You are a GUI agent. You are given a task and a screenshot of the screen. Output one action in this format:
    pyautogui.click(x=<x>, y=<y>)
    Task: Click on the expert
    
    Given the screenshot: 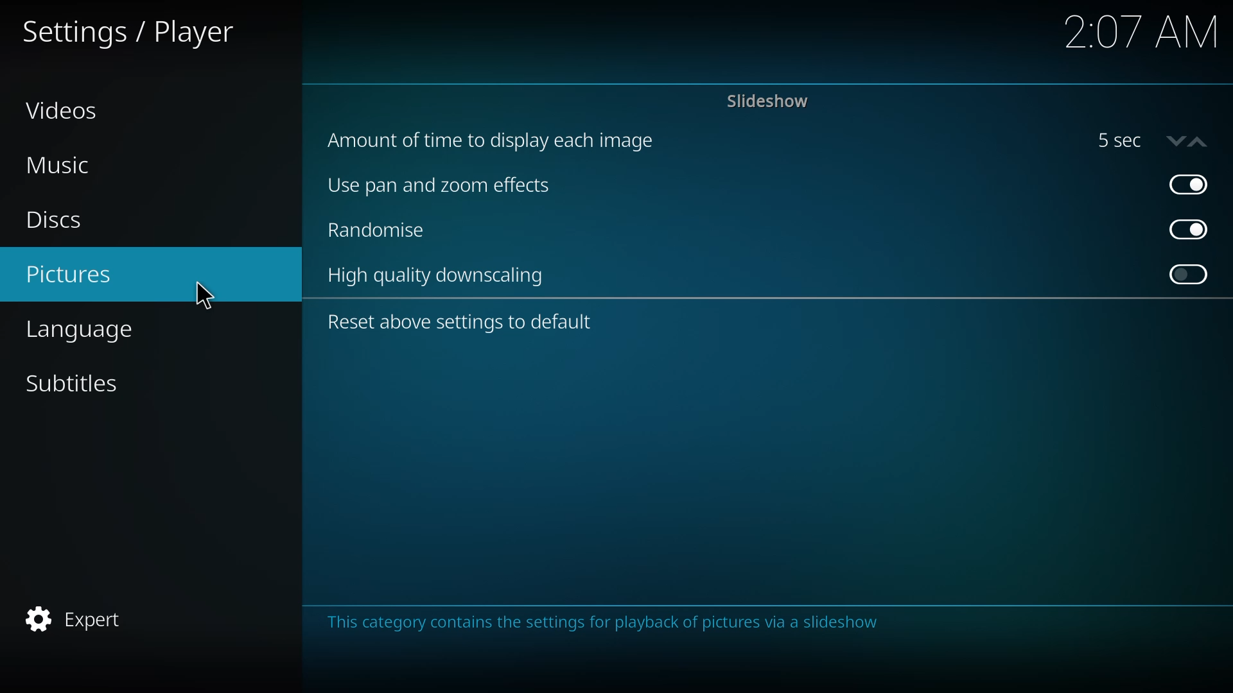 What is the action you would take?
    pyautogui.click(x=79, y=619)
    